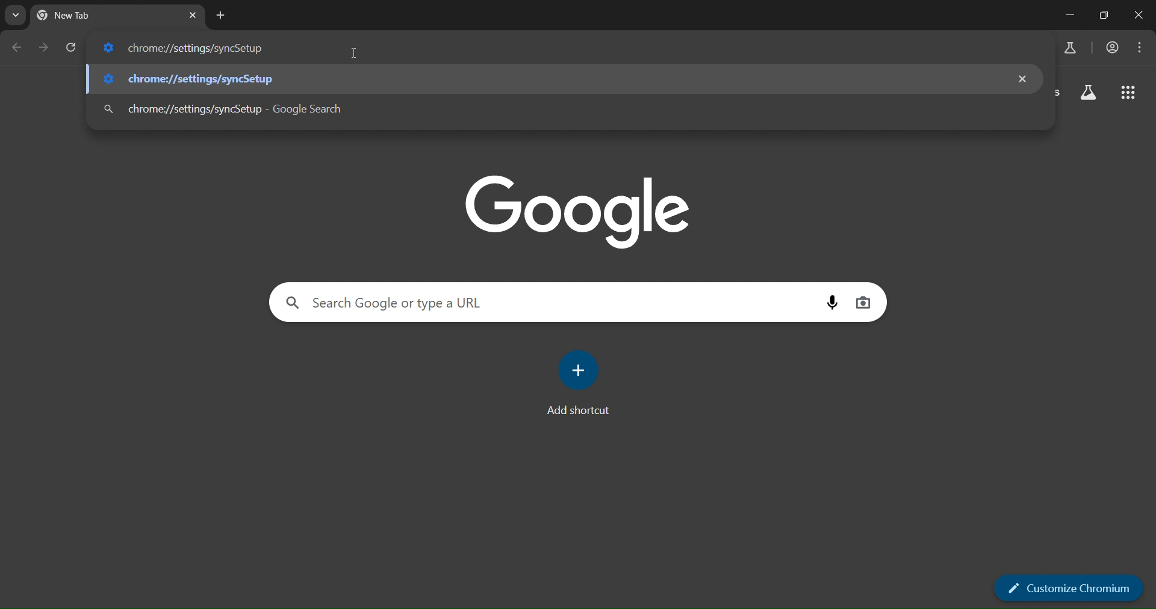 The height and width of the screenshot is (609, 1156). What do you see at coordinates (579, 384) in the screenshot?
I see `add shortcut` at bounding box center [579, 384].